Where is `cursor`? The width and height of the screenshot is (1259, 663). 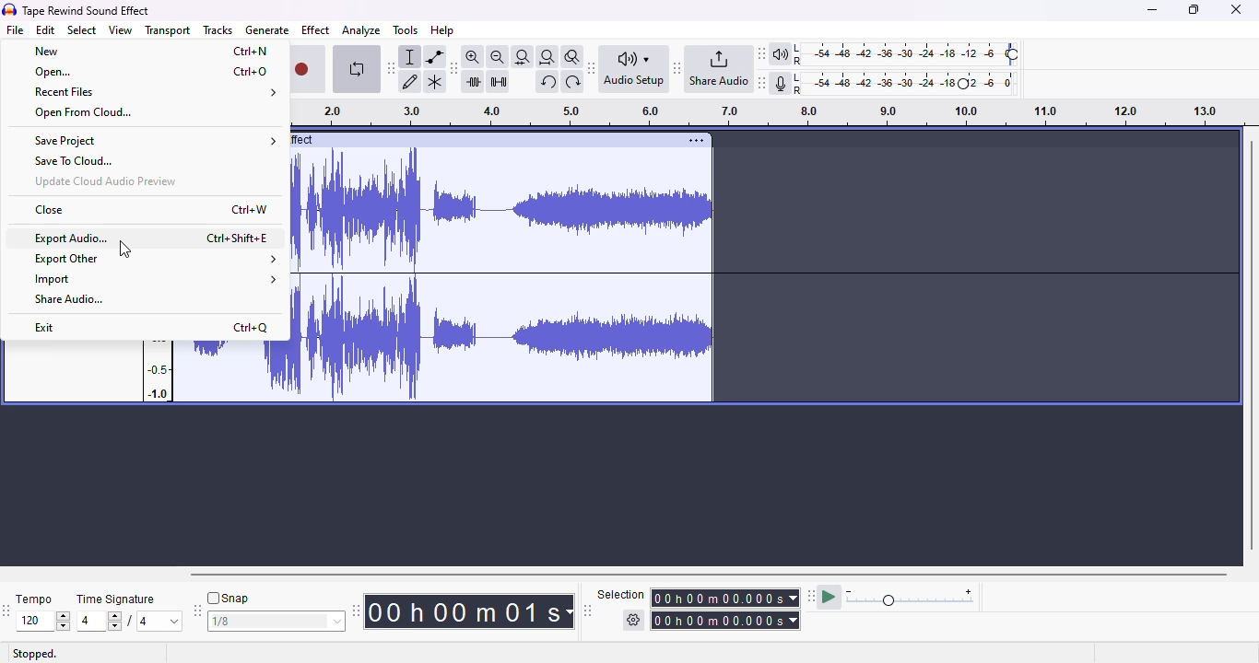 cursor is located at coordinates (126, 249).